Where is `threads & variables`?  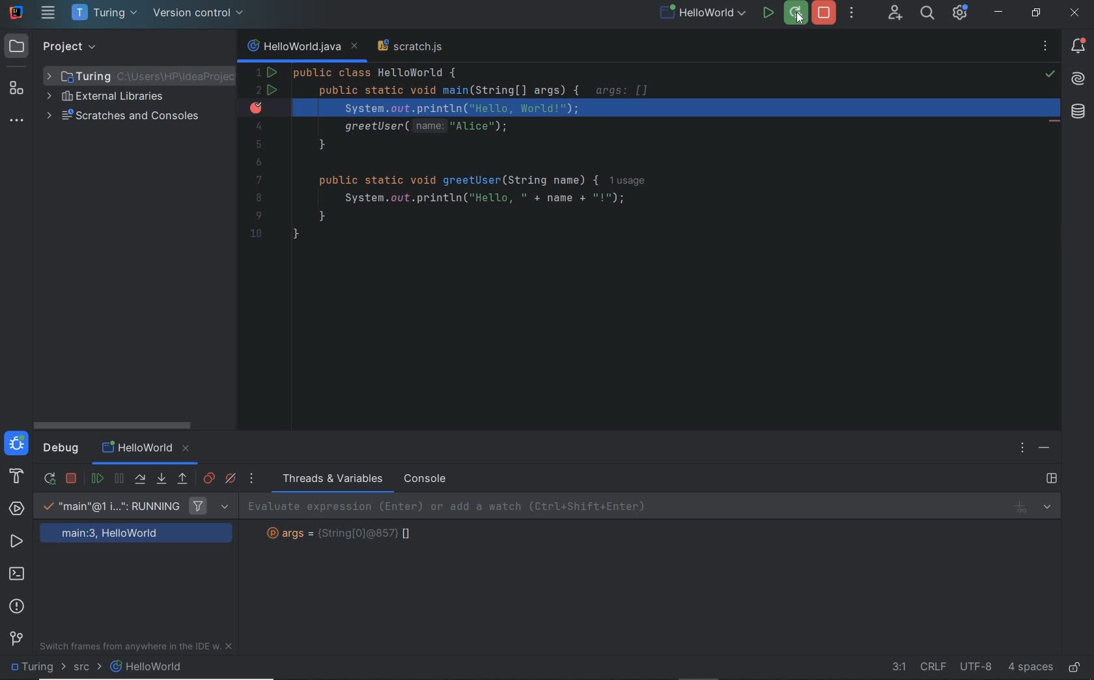
threads & variables is located at coordinates (330, 479).